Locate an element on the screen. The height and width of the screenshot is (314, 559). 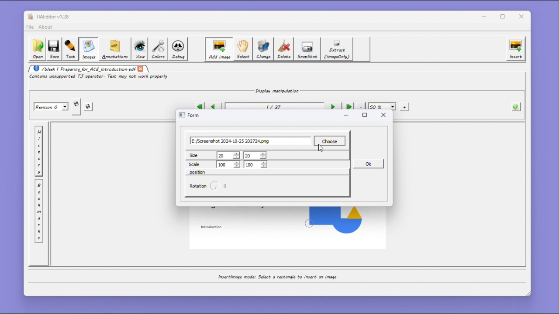
100 is located at coordinates (228, 164).